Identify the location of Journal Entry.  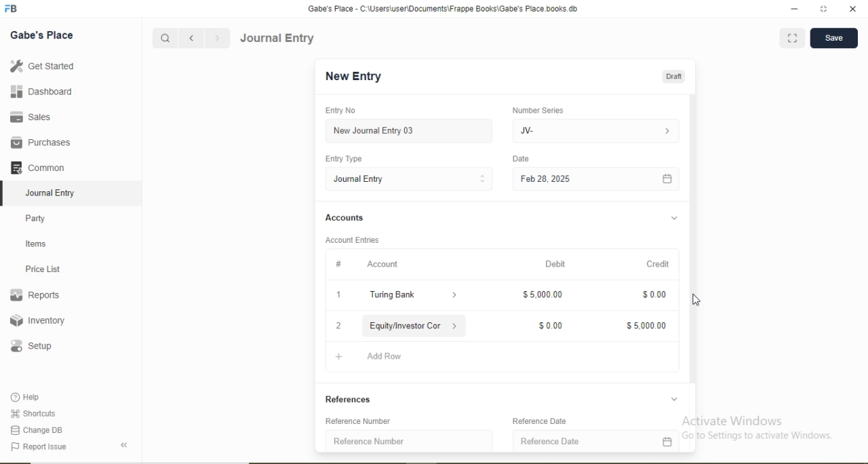
(278, 38).